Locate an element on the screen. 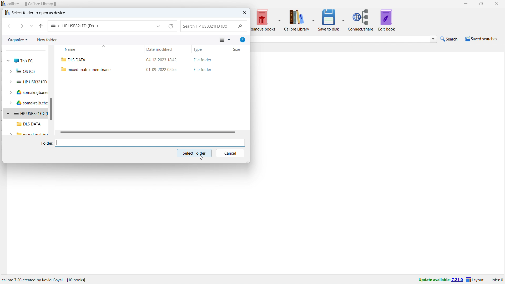   is located at coordinates (297, 20).